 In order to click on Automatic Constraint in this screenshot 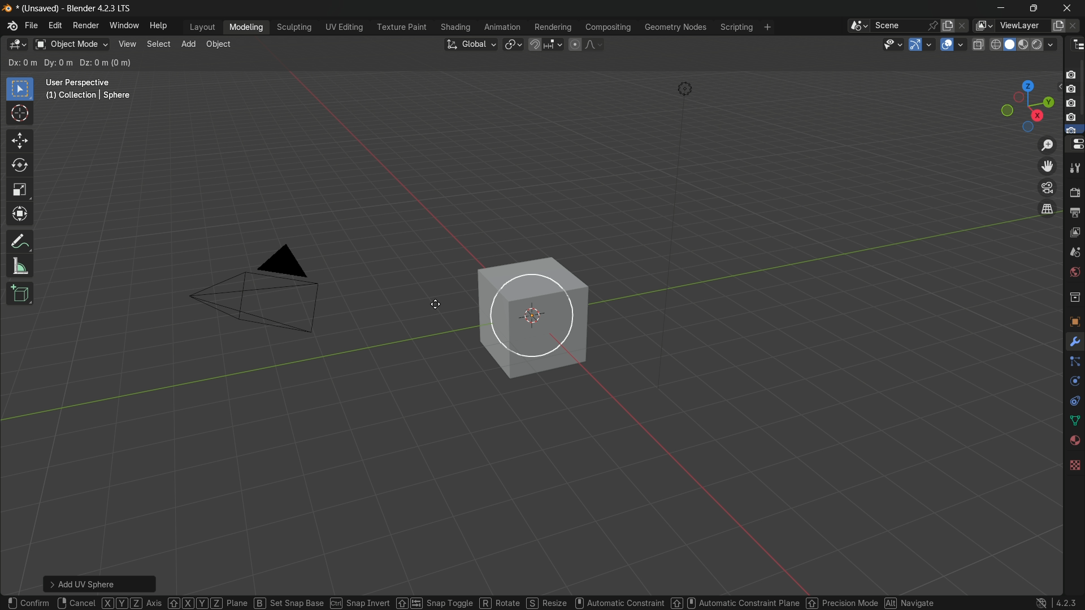, I will do `click(620, 603)`.